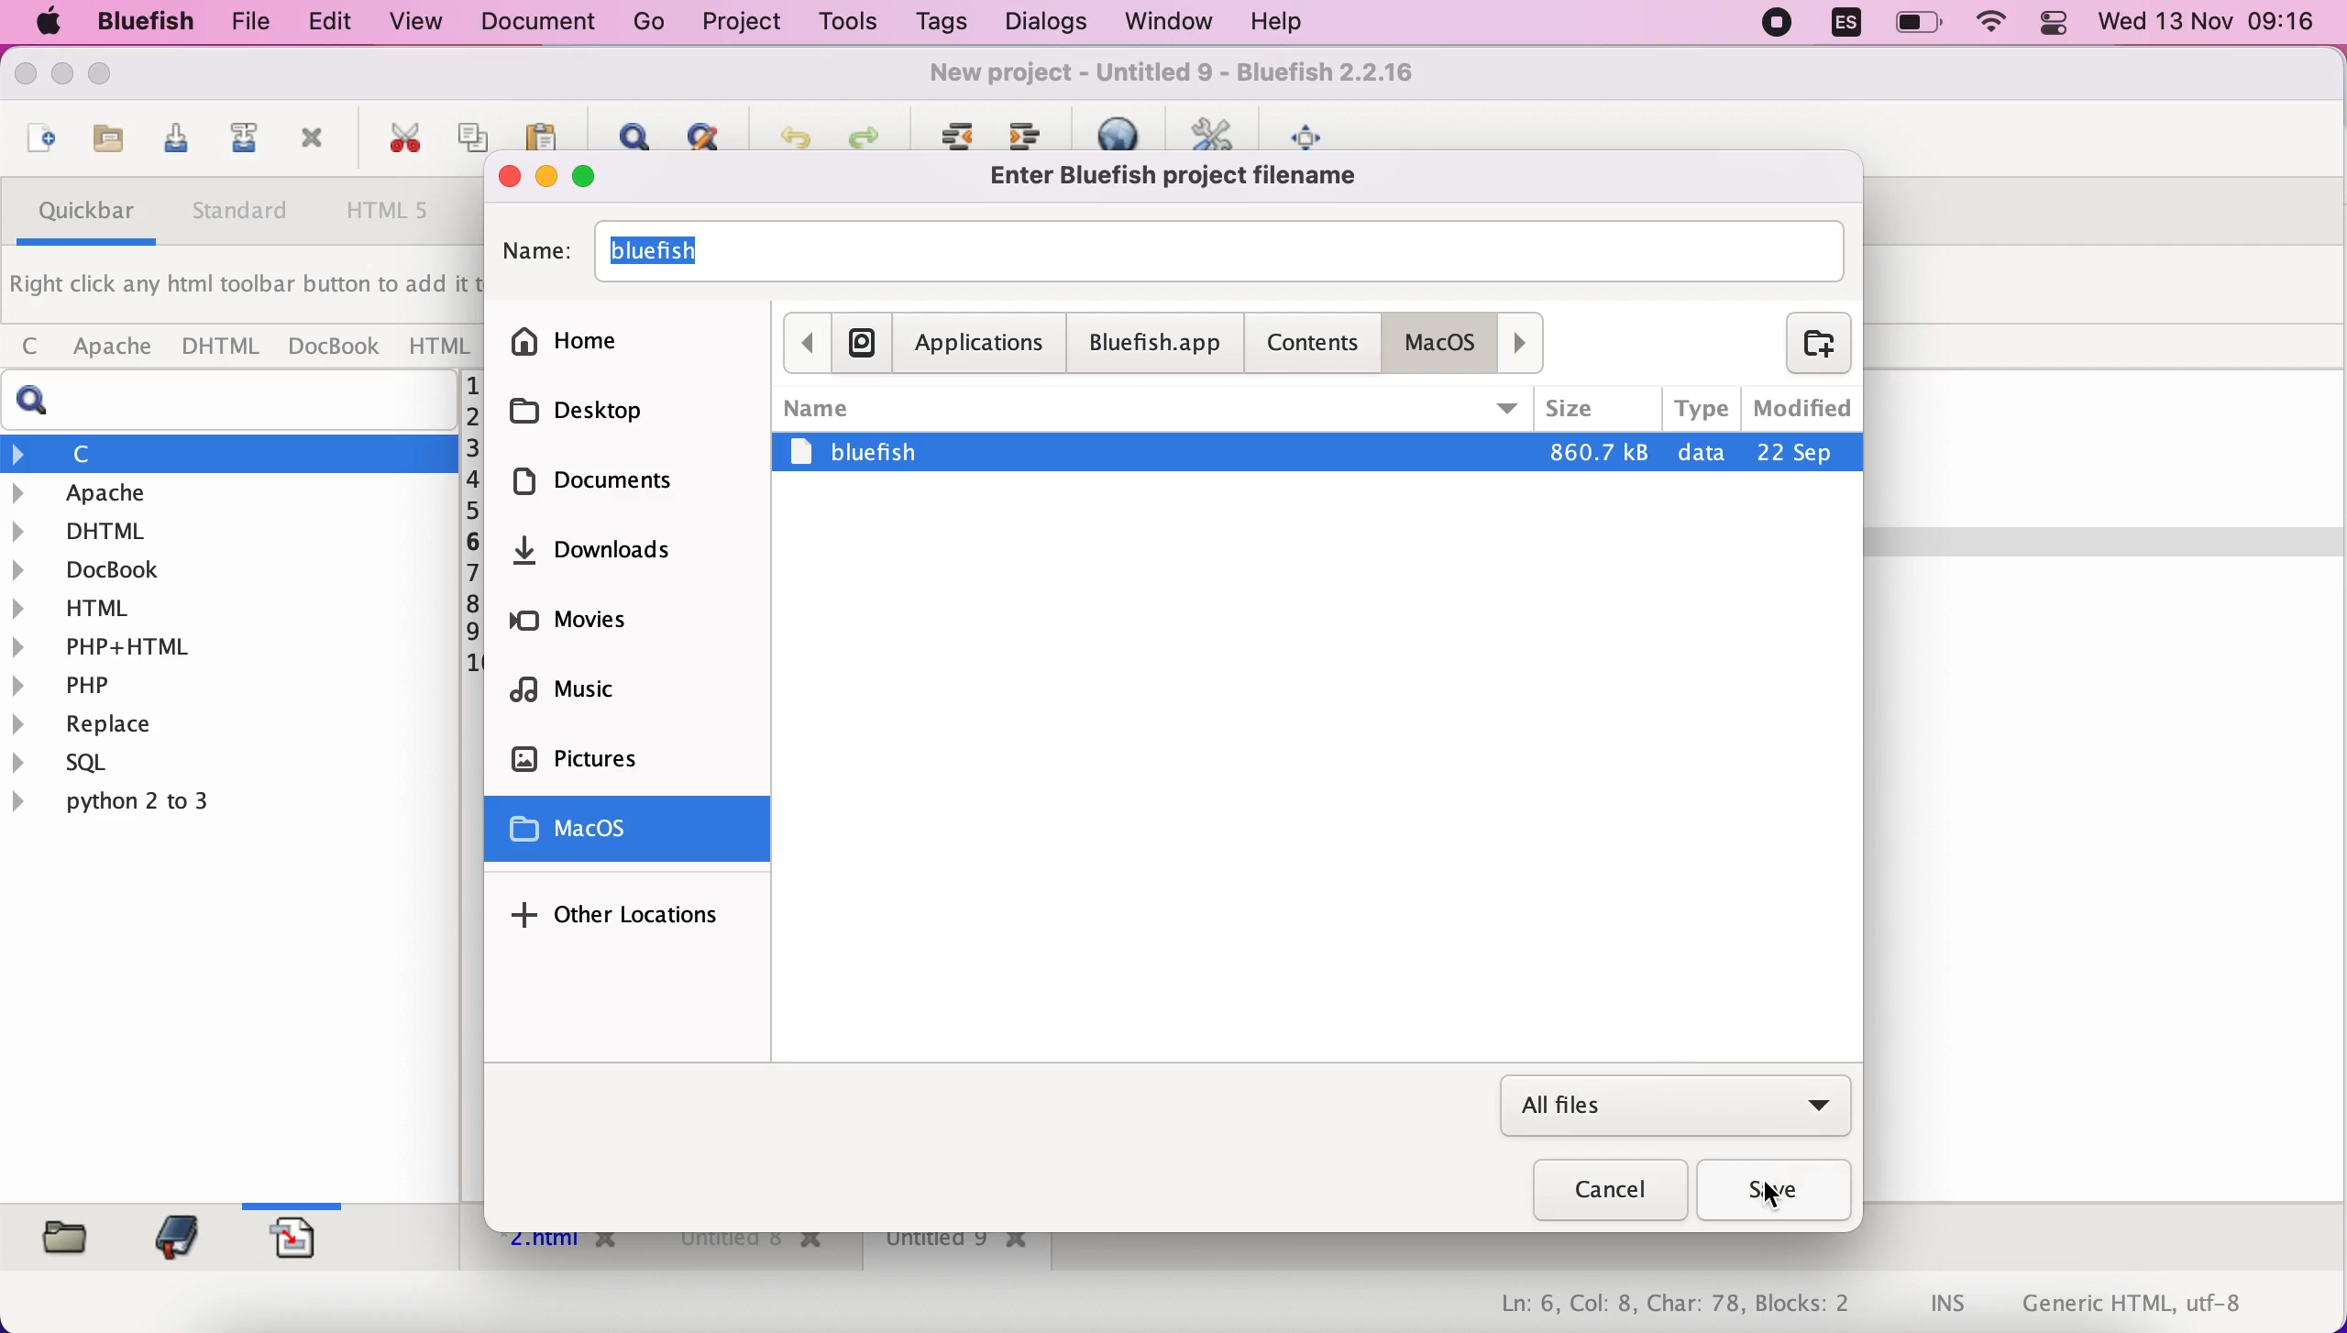 The height and width of the screenshot is (1333, 2347). What do you see at coordinates (547, 177) in the screenshot?
I see `minimize` at bounding box center [547, 177].